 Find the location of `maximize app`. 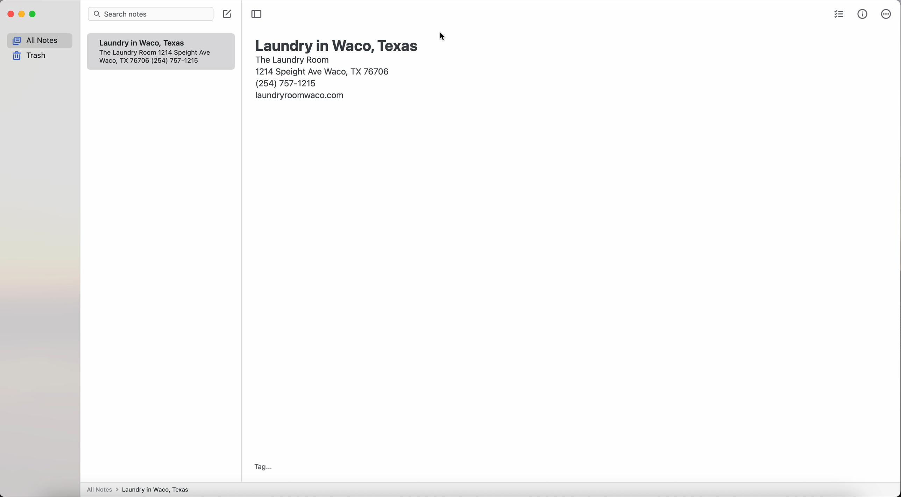

maximize app is located at coordinates (33, 14).